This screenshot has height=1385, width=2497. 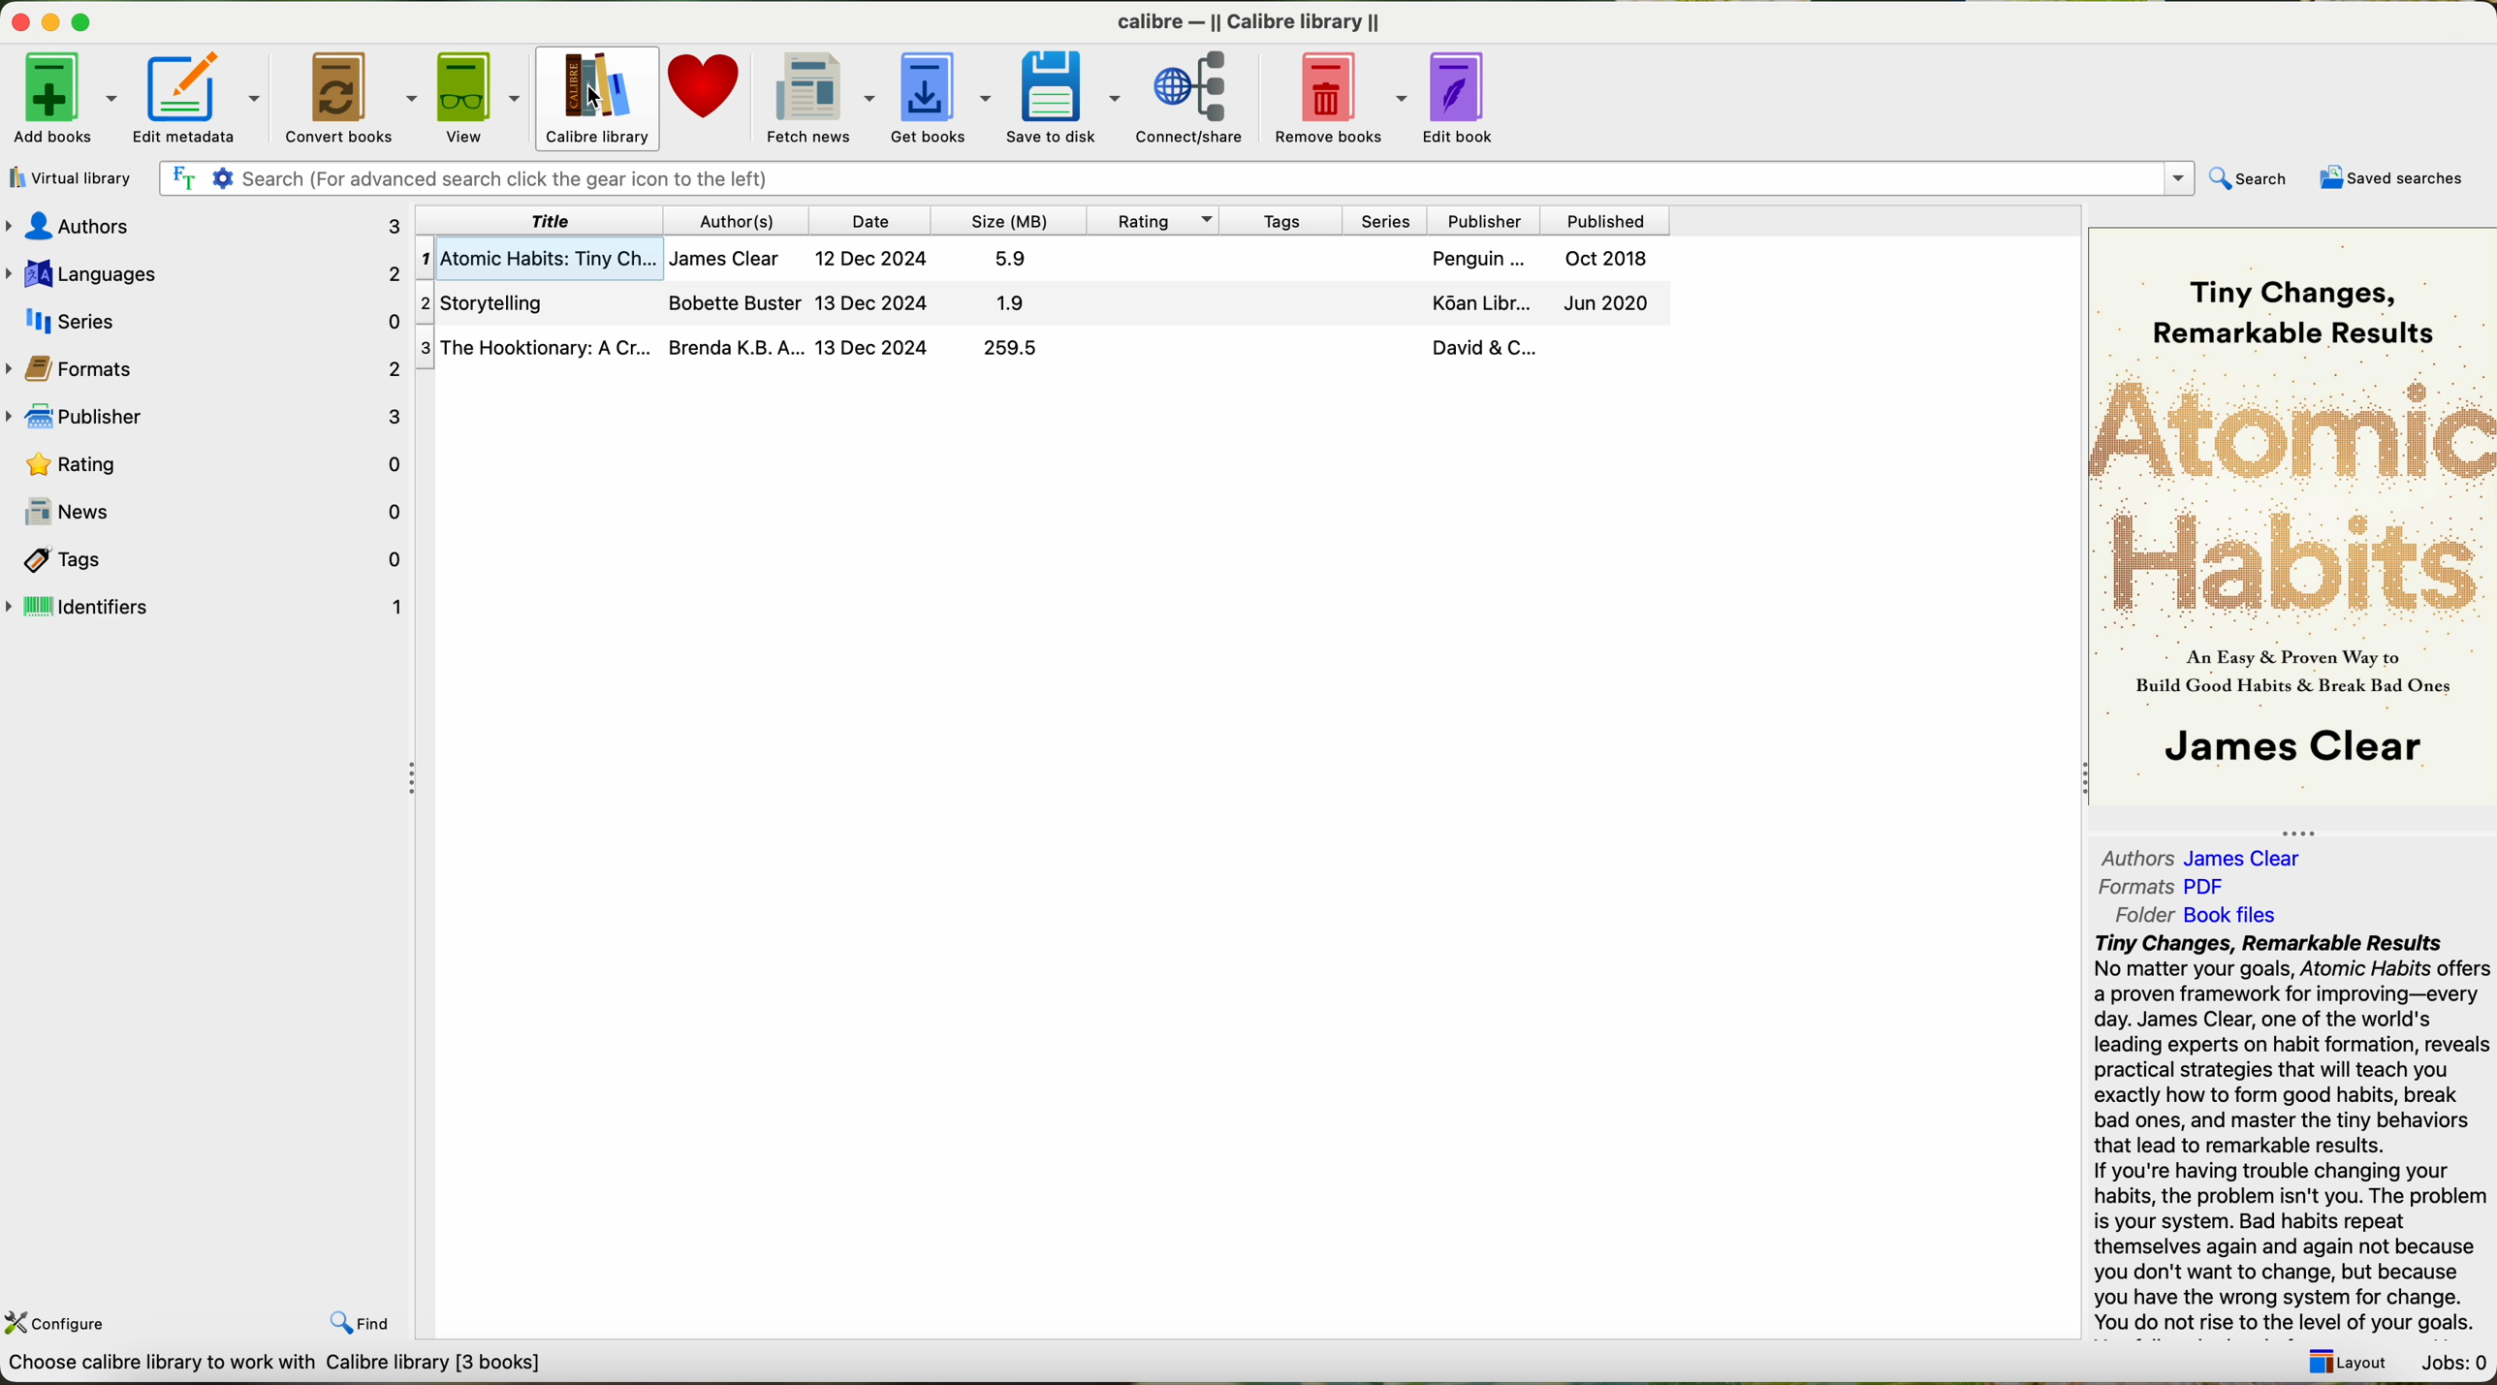 I want to click on authors: James Clear, so click(x=2197, y=853).